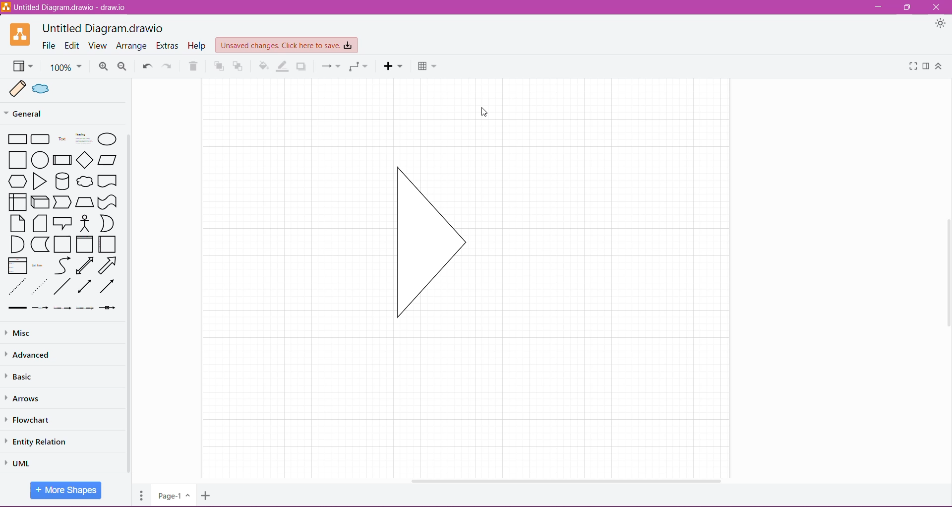  What do you see at coordinates (561, 478) in the screenshot?
I see `Horizontal Scroll Bar` at bounding box center [561, 478].